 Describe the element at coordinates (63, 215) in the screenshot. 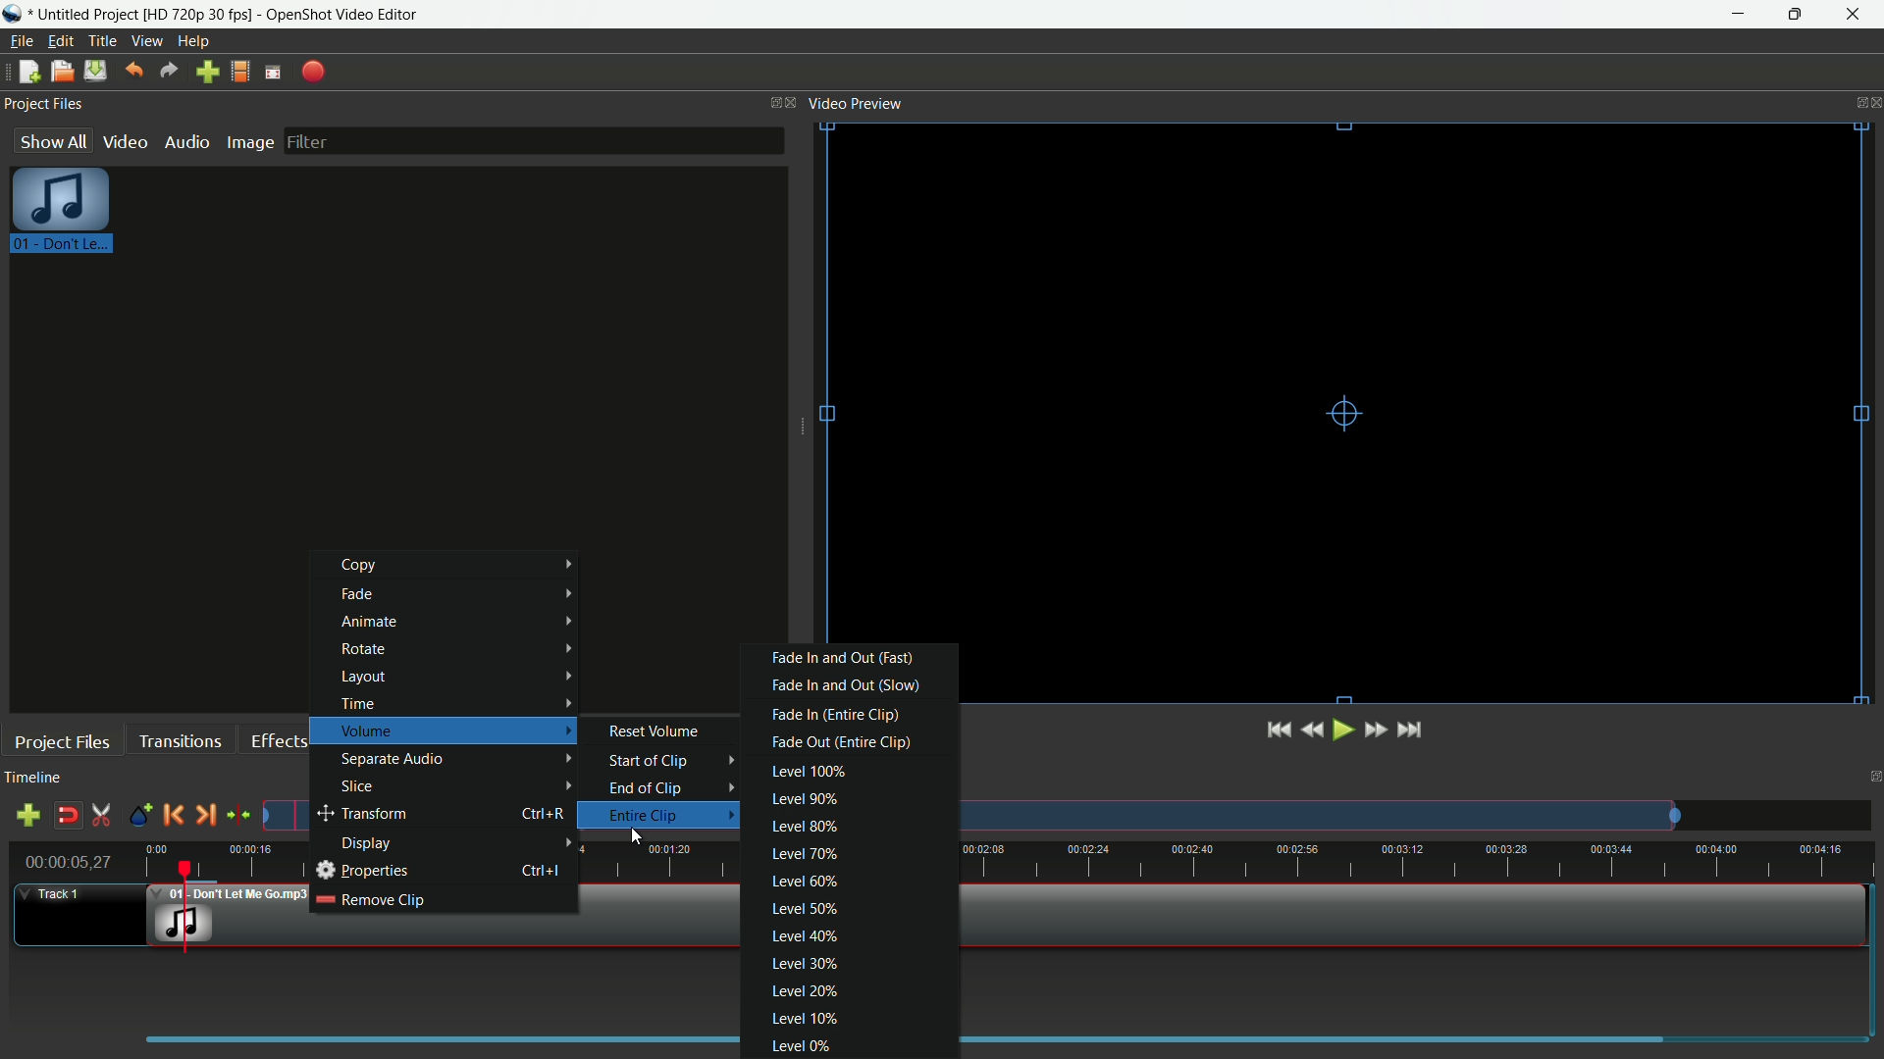

I see `project file` at that location.